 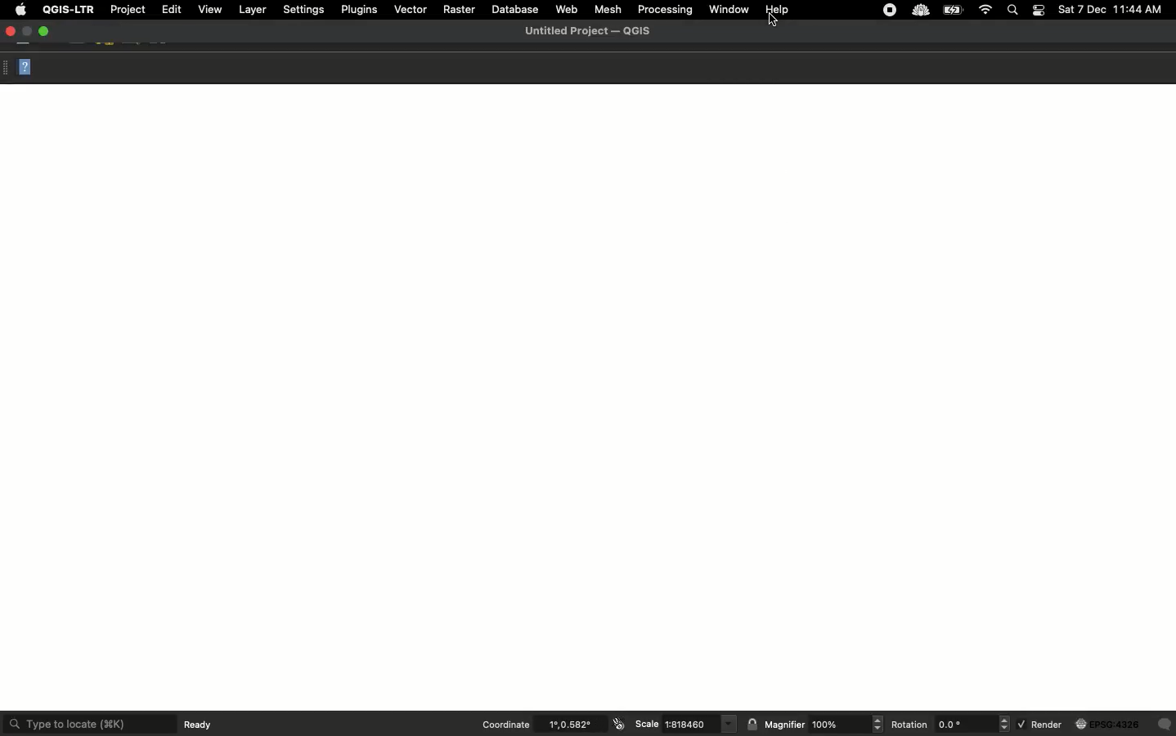 What do you see at coordinates (591, 30) in the screenshot?
I see `QGIS` at bounding box center [591, 30].